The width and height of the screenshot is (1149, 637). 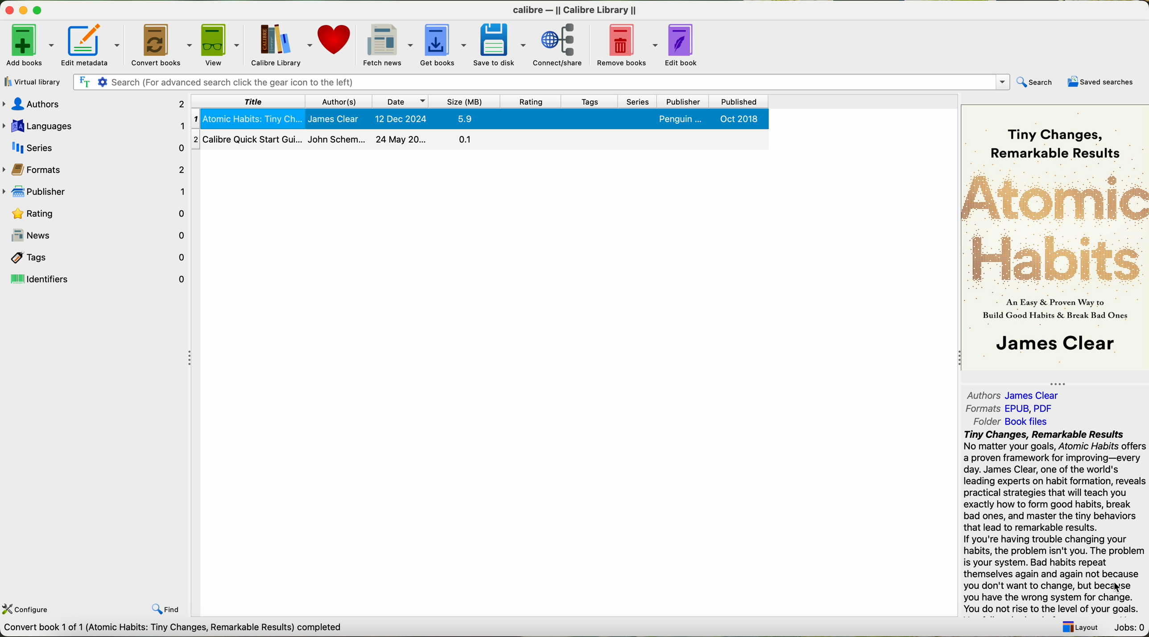 What do you see at coordinates (1006, 409) in the screenshot?
I see `formats` at bounding box center [1006, 409].